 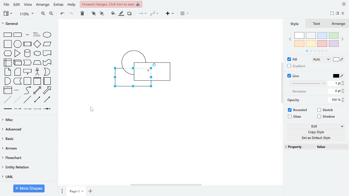 What do you see at coordinates (28, 100) in the screenshot?
I see `line` at bounding box center [28, 100].